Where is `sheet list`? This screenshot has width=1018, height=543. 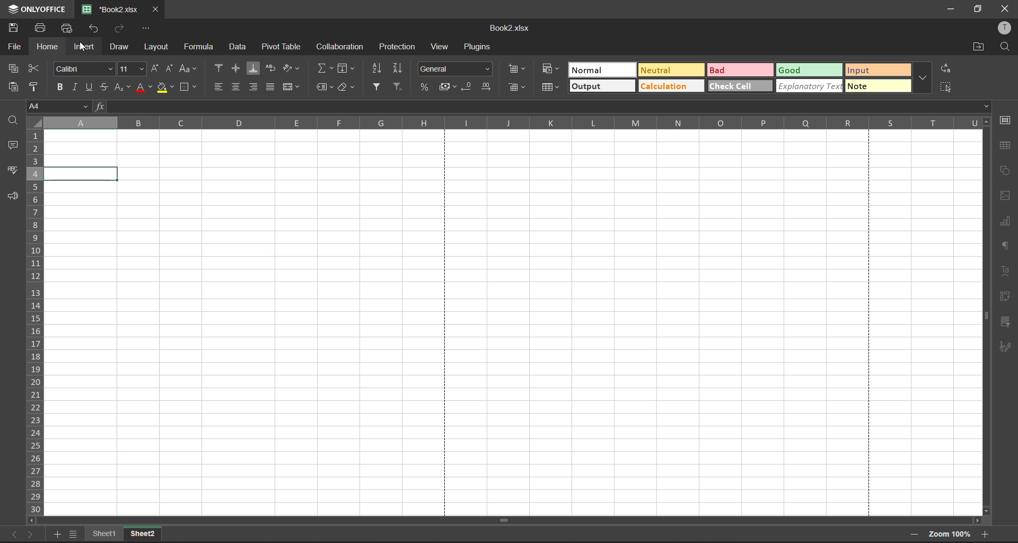 sheet list is located at coordinates (74, 533).